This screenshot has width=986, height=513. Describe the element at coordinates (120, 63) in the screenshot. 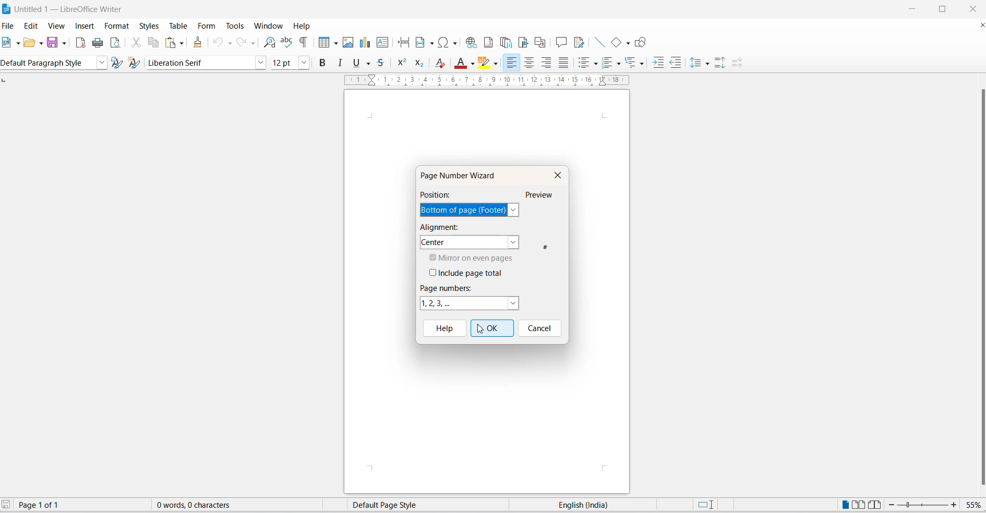

I see `update selected style` at that location.